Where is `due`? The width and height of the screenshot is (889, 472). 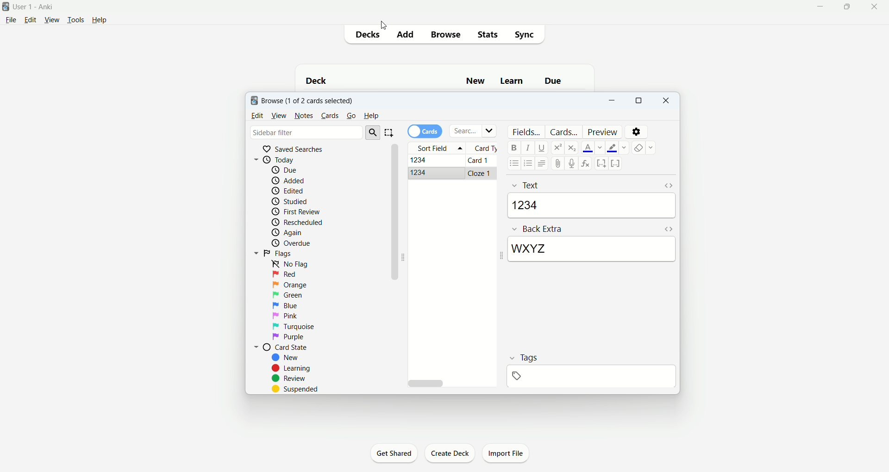
due is located at coordinates (284, 170).